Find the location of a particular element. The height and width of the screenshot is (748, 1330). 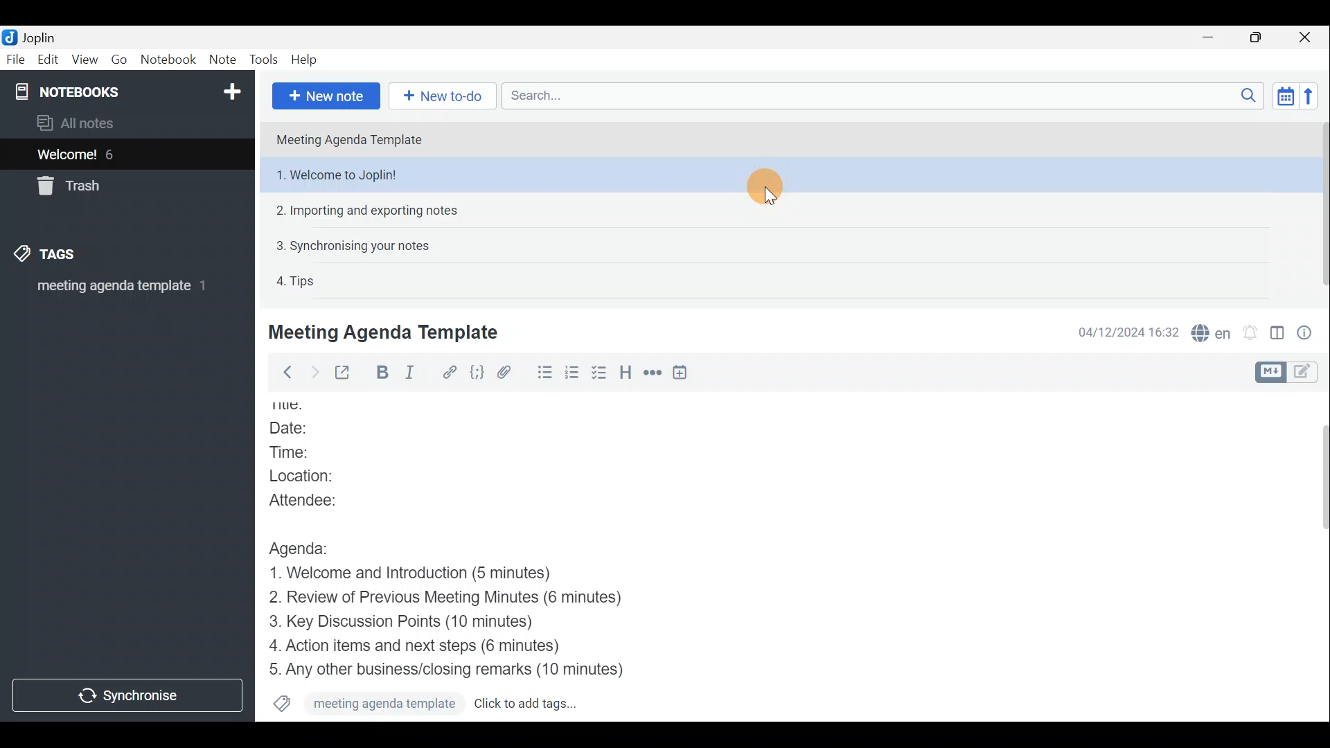

Notebook is located at coordinates (167, 59).